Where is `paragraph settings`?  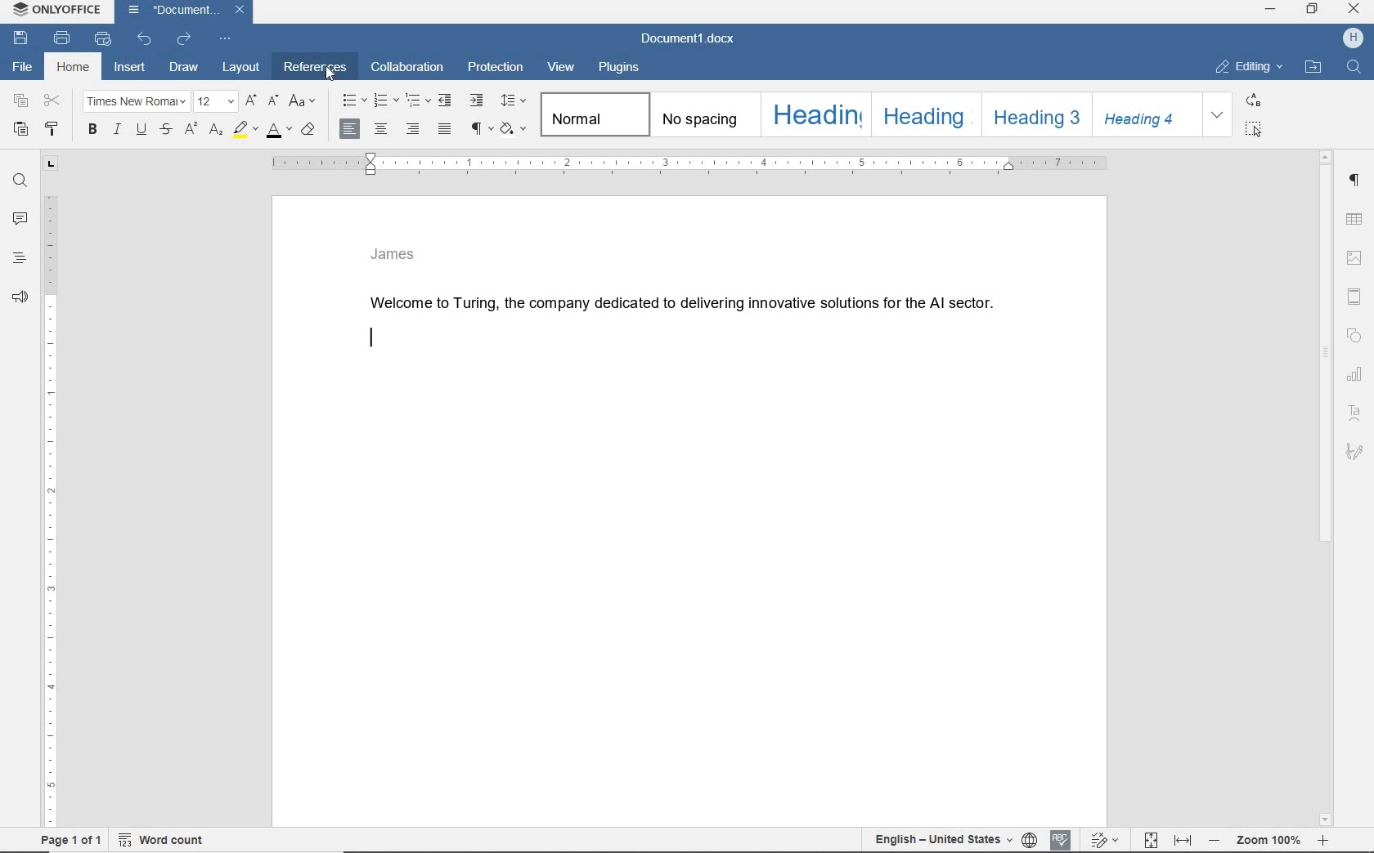
paragraph settings is located at coordinates (1354, 180).